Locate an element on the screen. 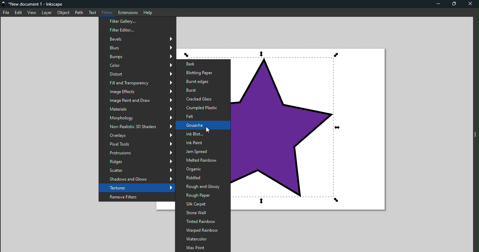 The width and height of the screenshot is (479, 252). Gouache is located at coordinates (202, 125).